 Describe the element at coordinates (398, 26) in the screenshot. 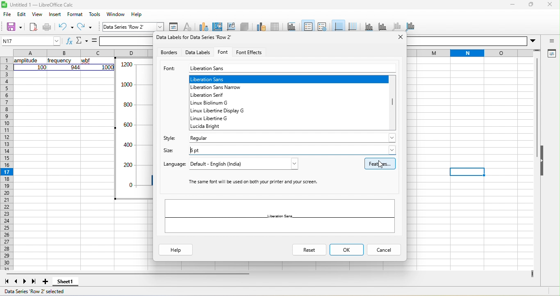

I see `z axis` at that location.